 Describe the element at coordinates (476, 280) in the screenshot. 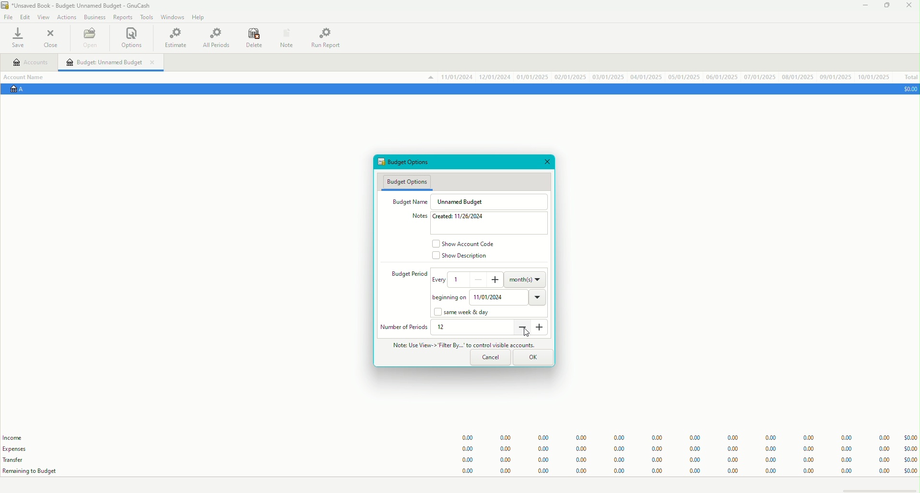

I see `decrease` at that location.